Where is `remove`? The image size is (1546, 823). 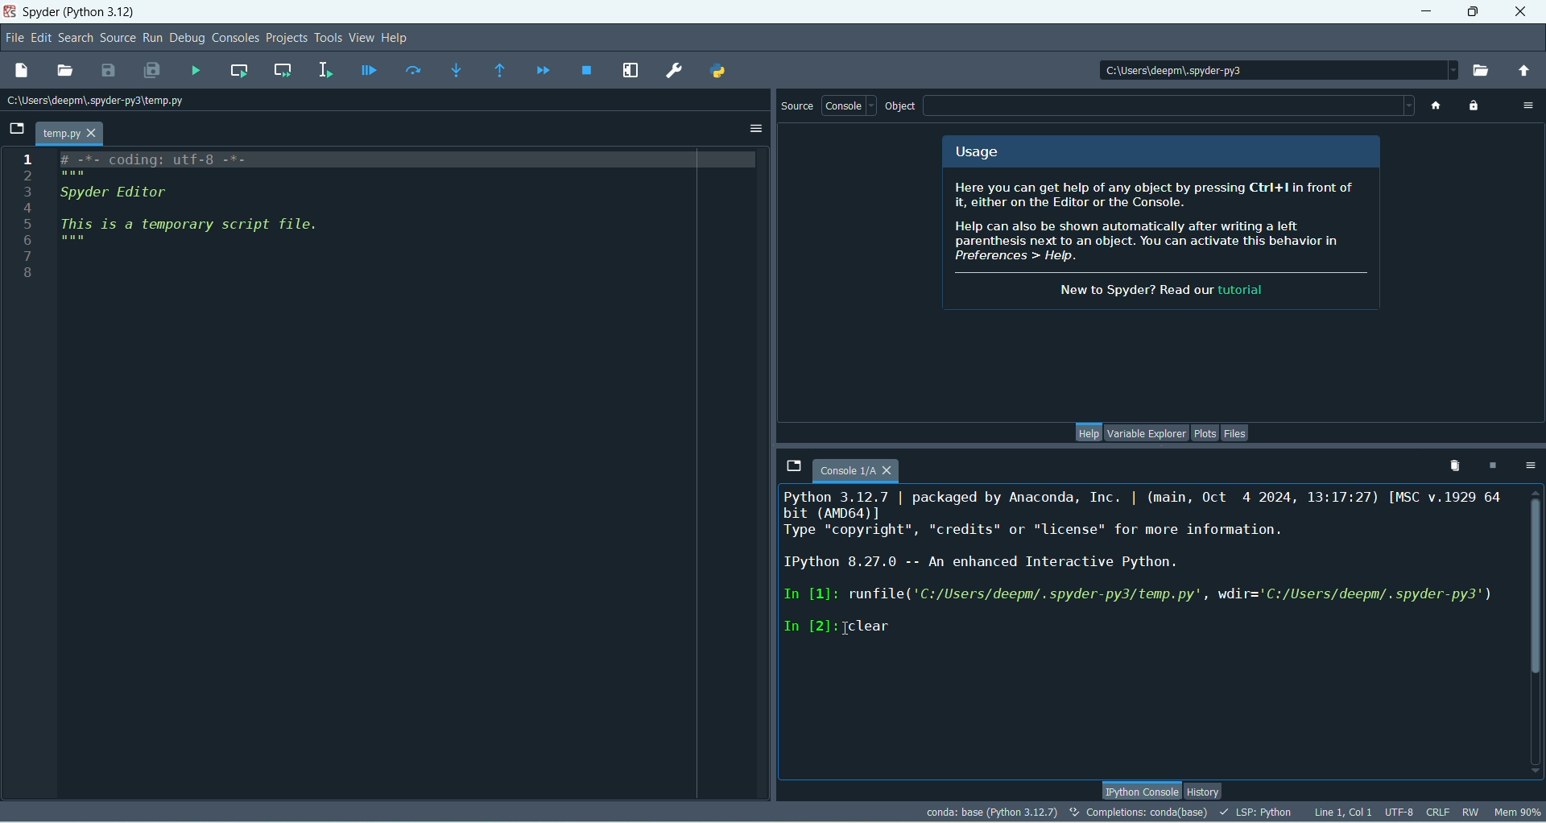
remove is located at coordinates (1451, 465).